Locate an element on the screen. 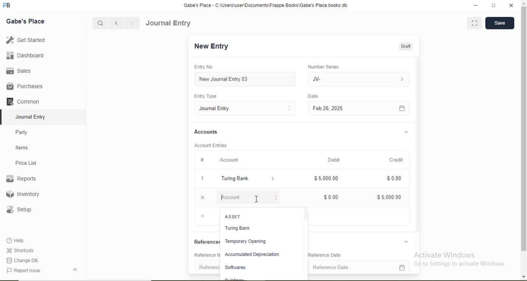 The width and height of the screenshot is (527, 281). scroll up is located at coordinates (523, 3).